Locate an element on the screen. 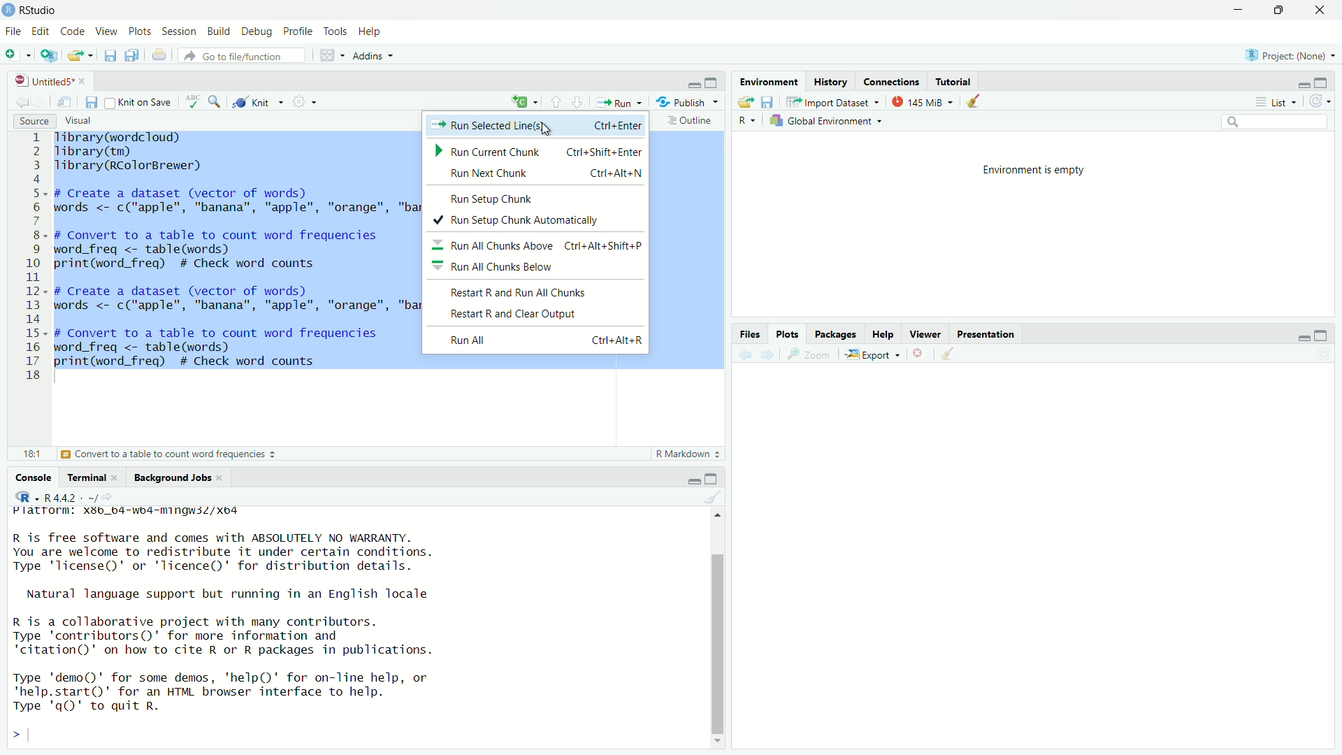 This screenshot has height=755, width=1342. Global Environment is located at coordinates (825, 123).